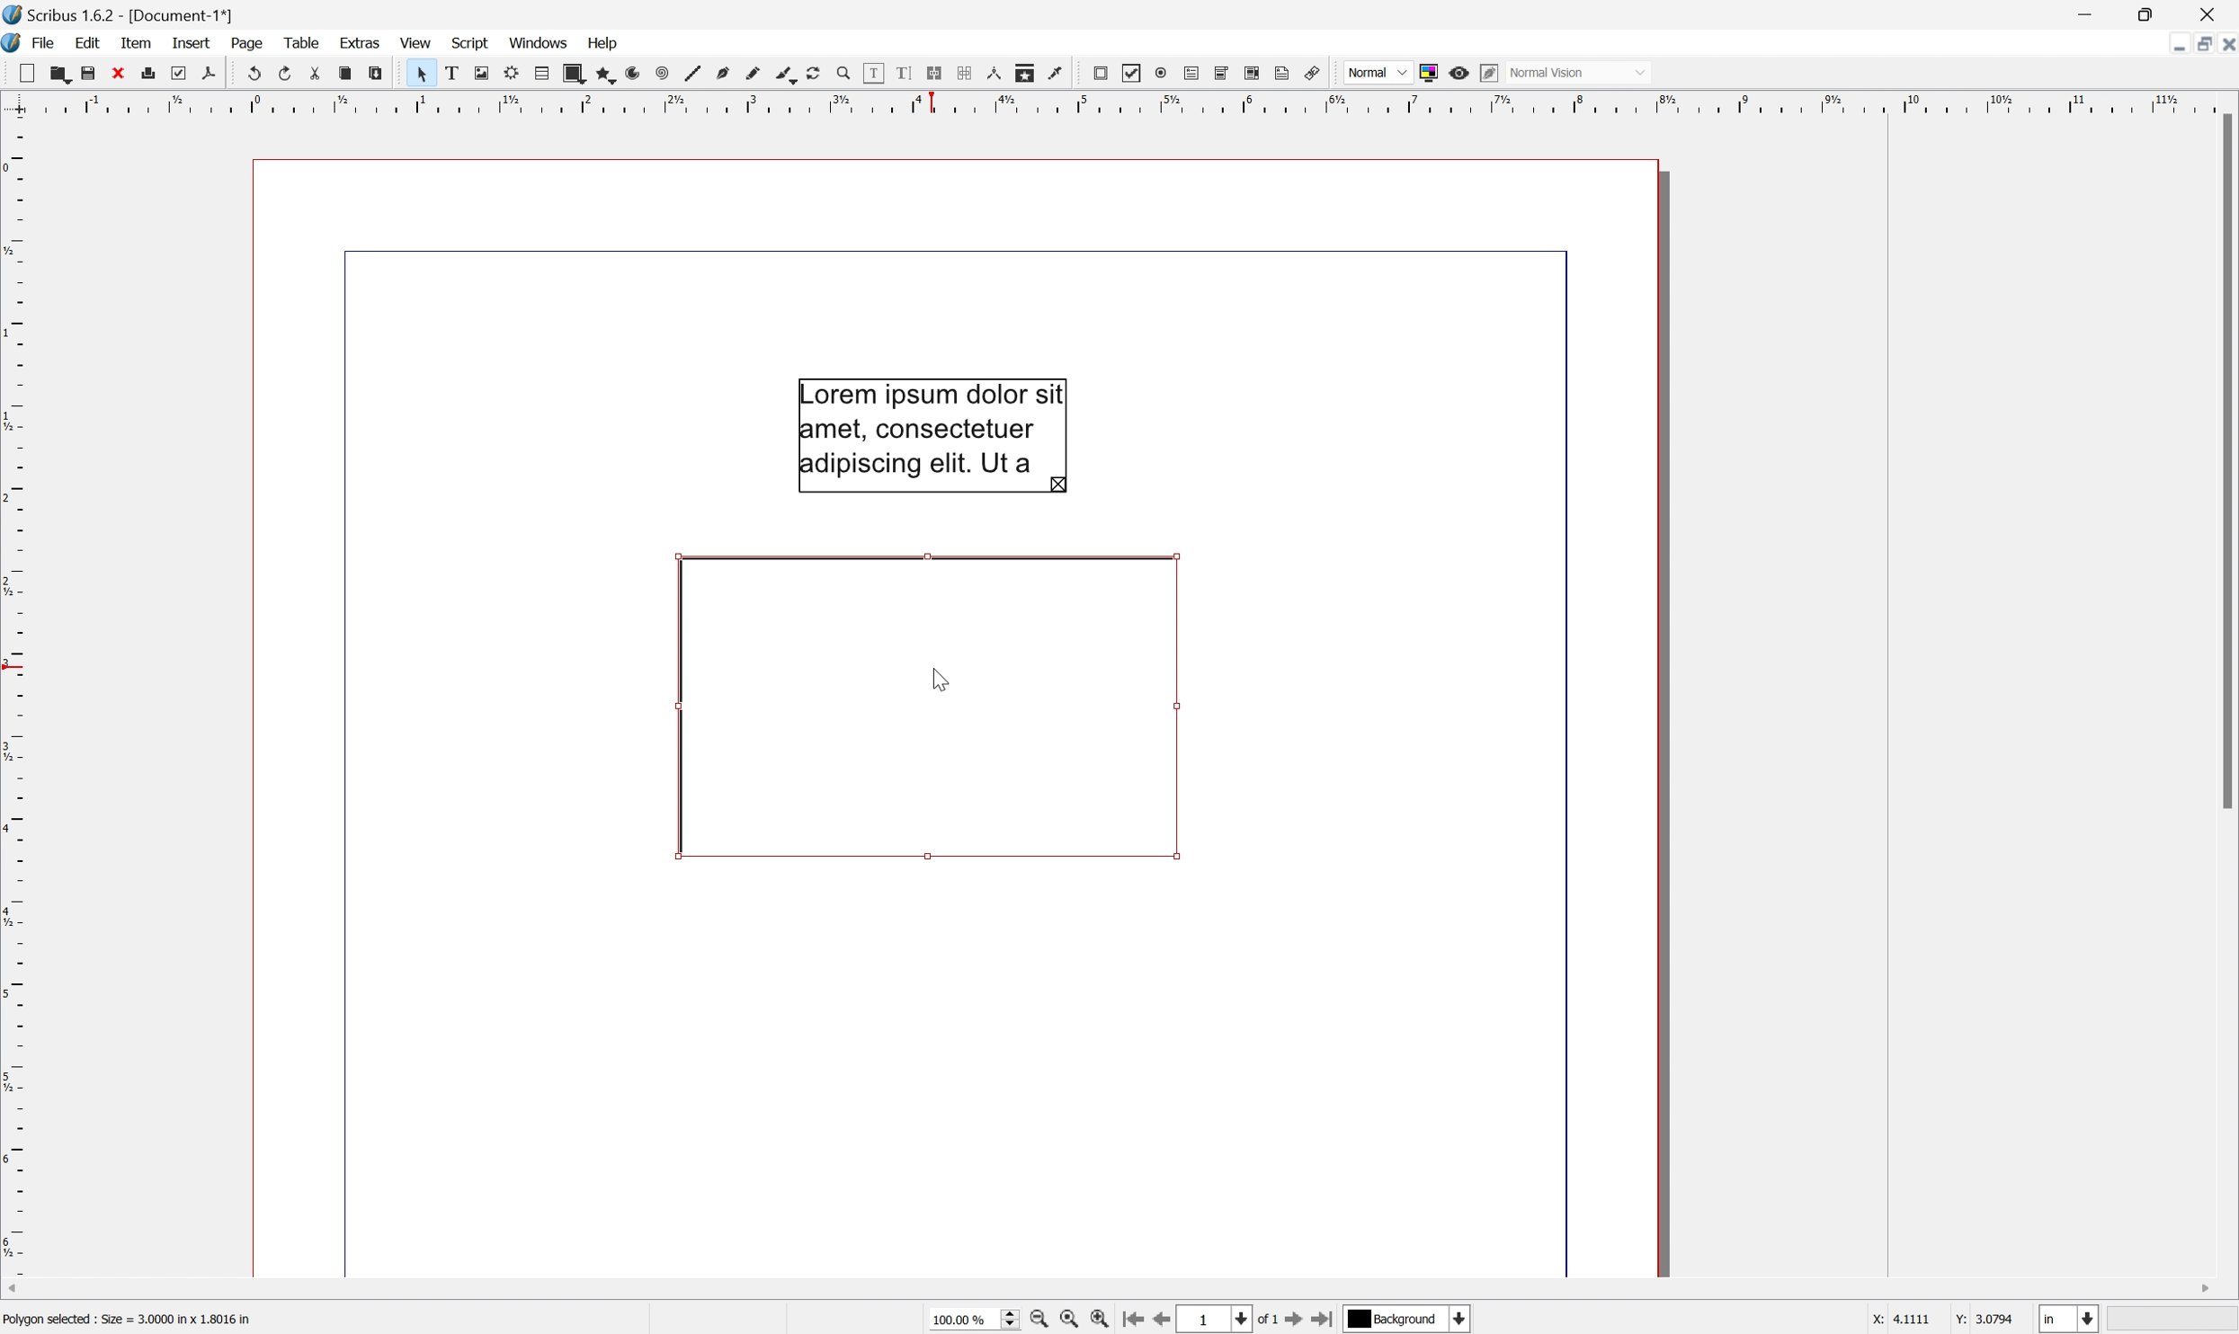  I want to click on PDF radio button, so click(1160, 73).